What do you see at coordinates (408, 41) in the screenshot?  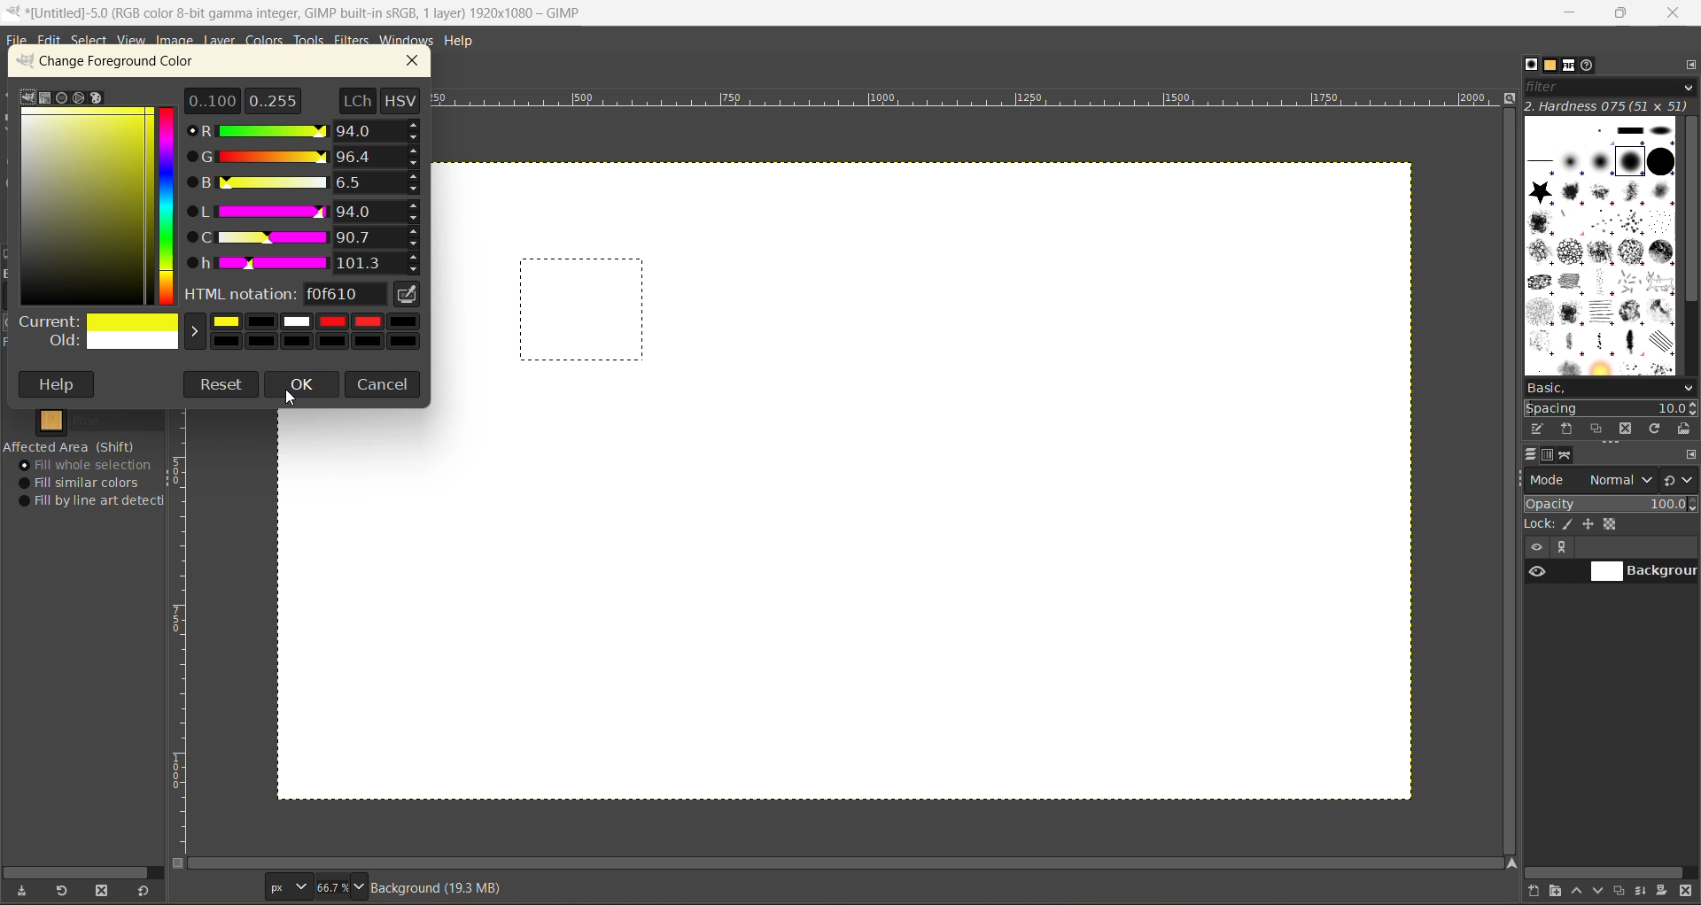 I see `windows` at bounding box center [408, 41].